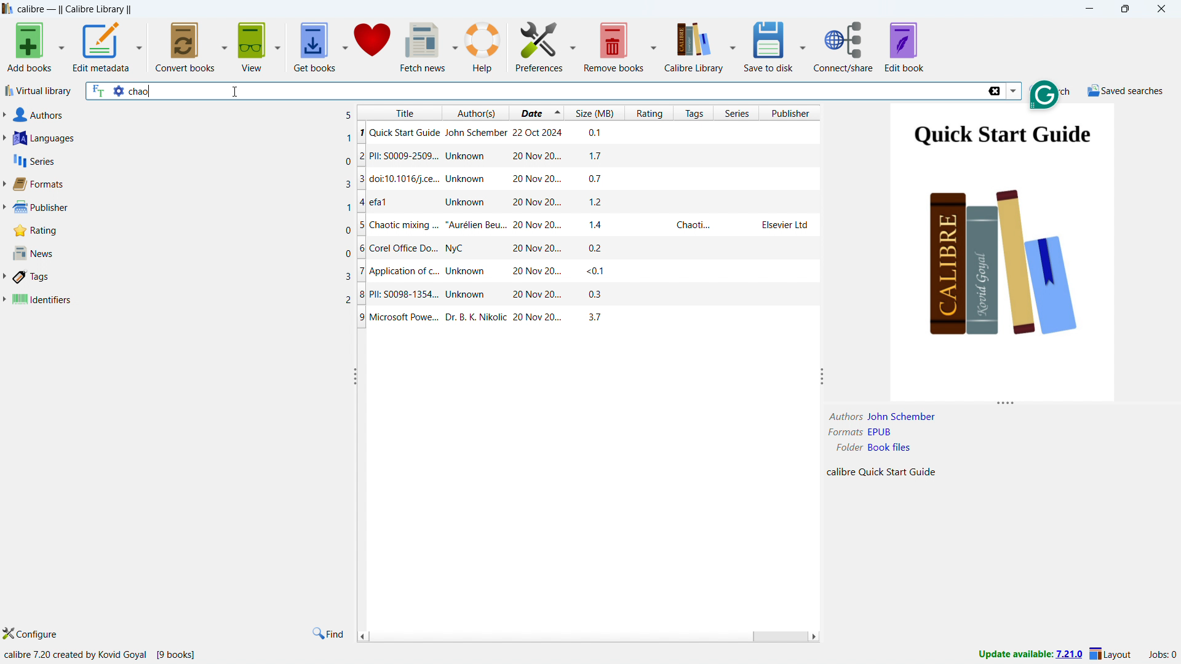 The height and width of the screenshot is (664, 1181). What do you see at coordinates (75, 654) in the screenshot?
I see `calibre 7.20 created by kovid Goyal` at bounding box center [75, 654].